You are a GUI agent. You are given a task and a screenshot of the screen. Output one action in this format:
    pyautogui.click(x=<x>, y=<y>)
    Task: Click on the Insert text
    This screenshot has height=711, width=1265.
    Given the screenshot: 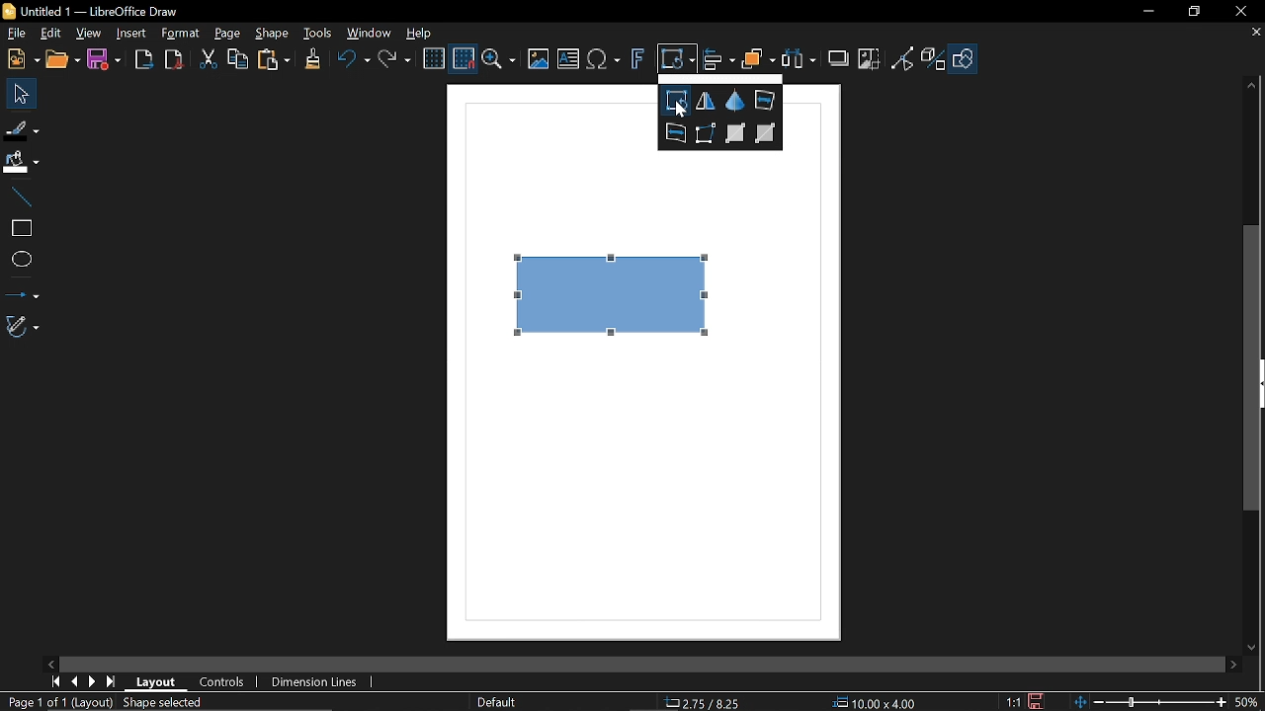 What is the action you would take?
    pyautogui.click(x=569, y=60)
    